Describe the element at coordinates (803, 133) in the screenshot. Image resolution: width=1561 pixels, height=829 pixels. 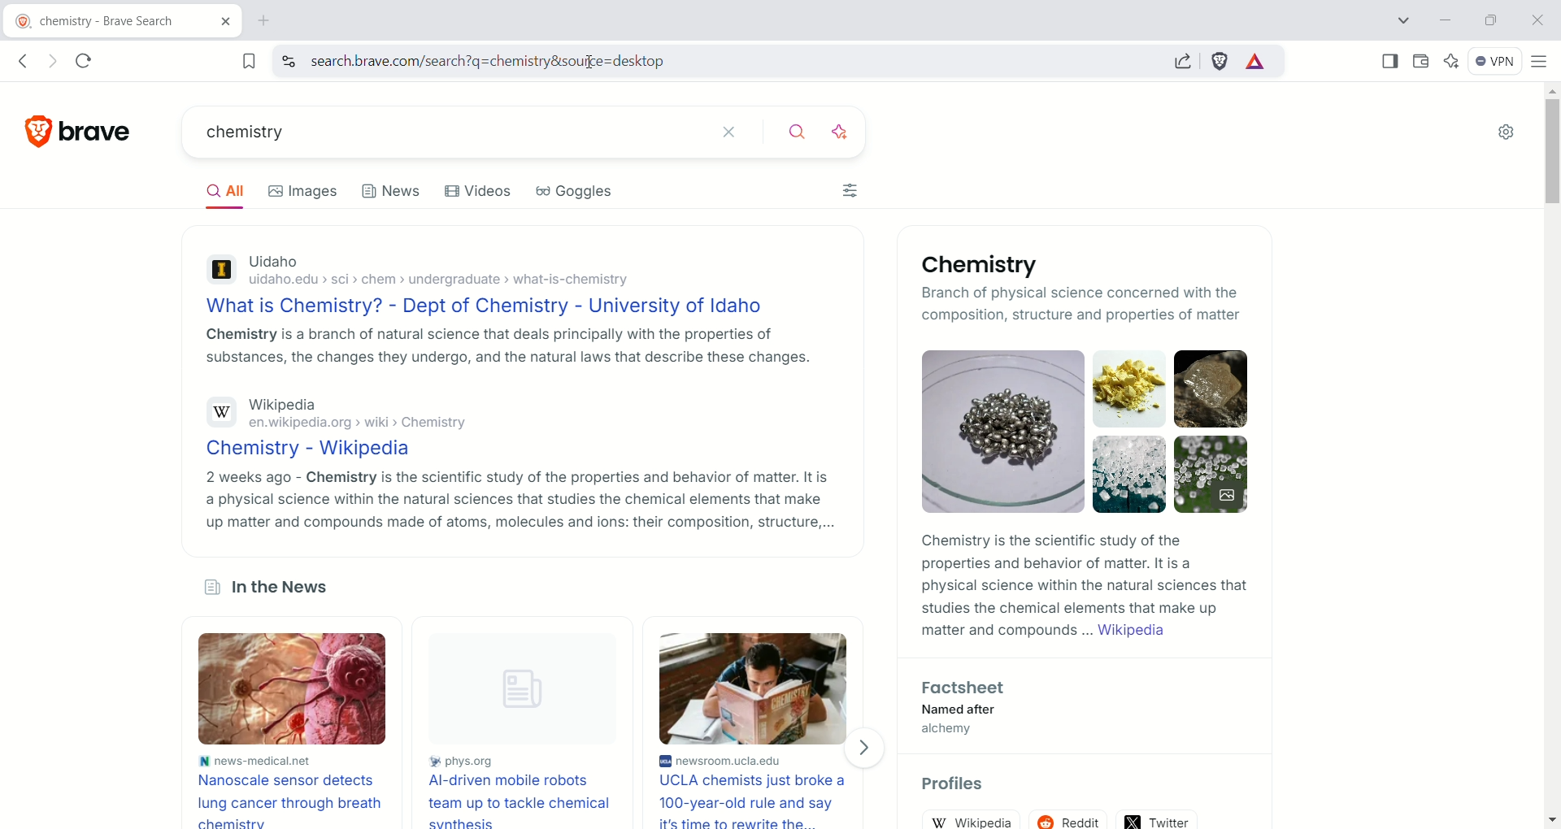
I see `search` at that location.